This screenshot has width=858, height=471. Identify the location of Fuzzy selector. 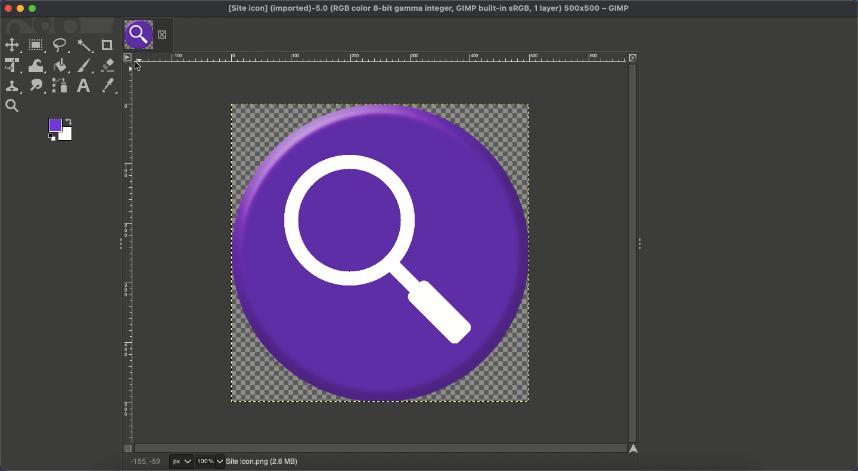
(85, 47).